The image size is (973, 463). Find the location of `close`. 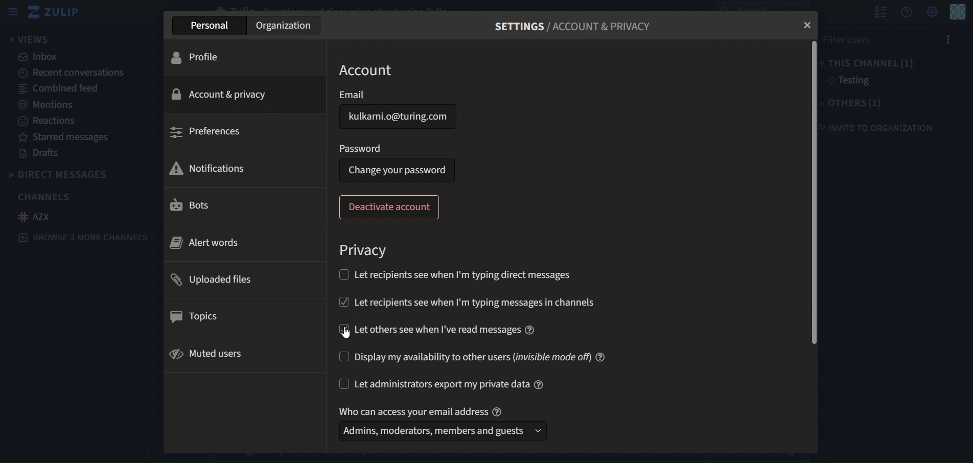

close is located at coordinates (808, 24).